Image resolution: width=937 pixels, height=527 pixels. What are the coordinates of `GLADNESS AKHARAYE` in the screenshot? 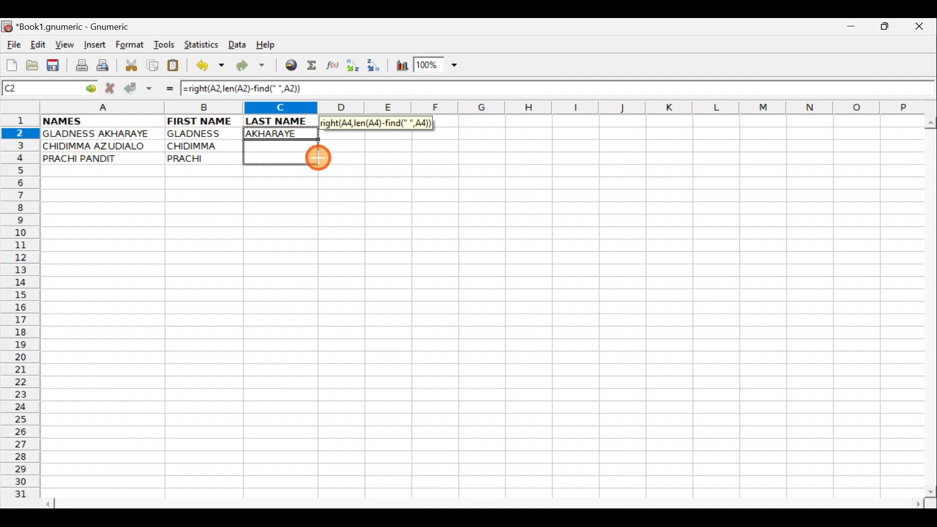 It's located at (102, 134).